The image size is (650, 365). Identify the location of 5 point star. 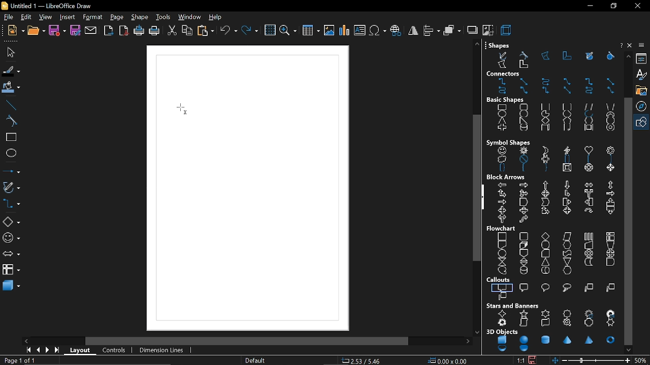
(523, 314).